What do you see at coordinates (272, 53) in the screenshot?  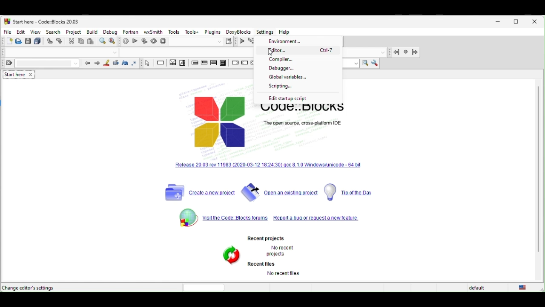 I see `cursor movement` at bounding box center [272, 53].